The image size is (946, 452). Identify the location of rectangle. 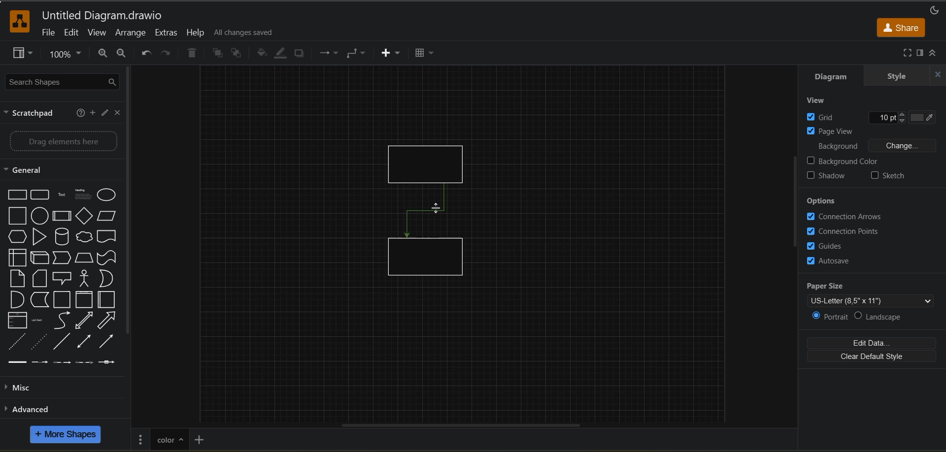
(427, 258).